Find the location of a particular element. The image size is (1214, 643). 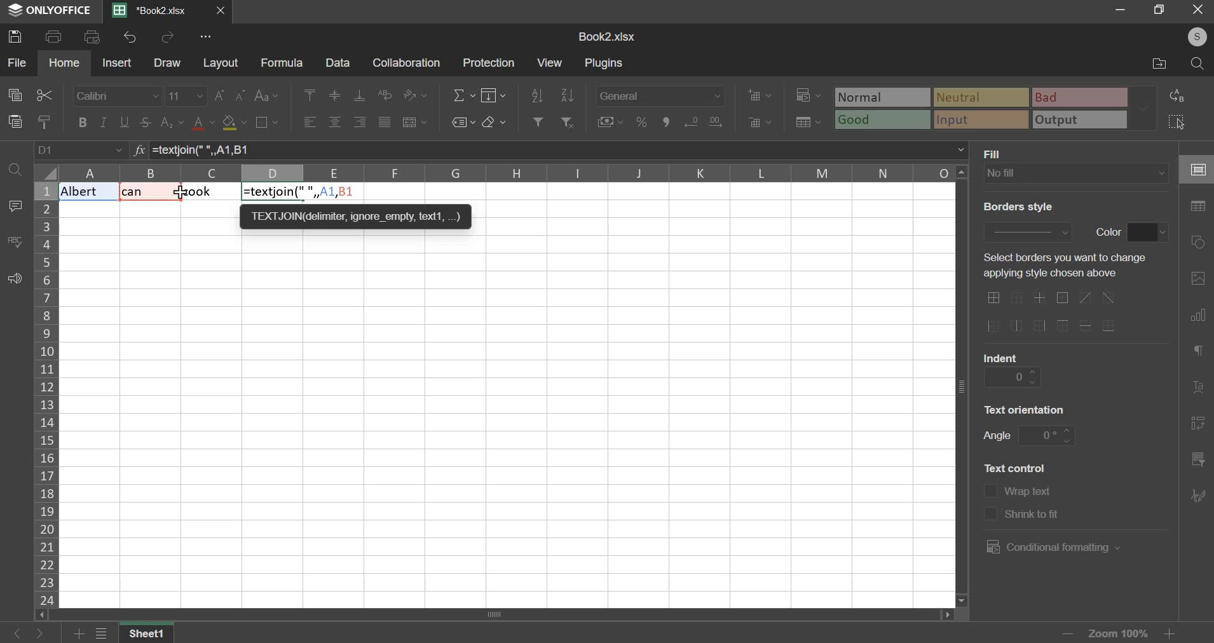

TEXTJON deter, ignore empty text, is located at coordinates (355, 215).